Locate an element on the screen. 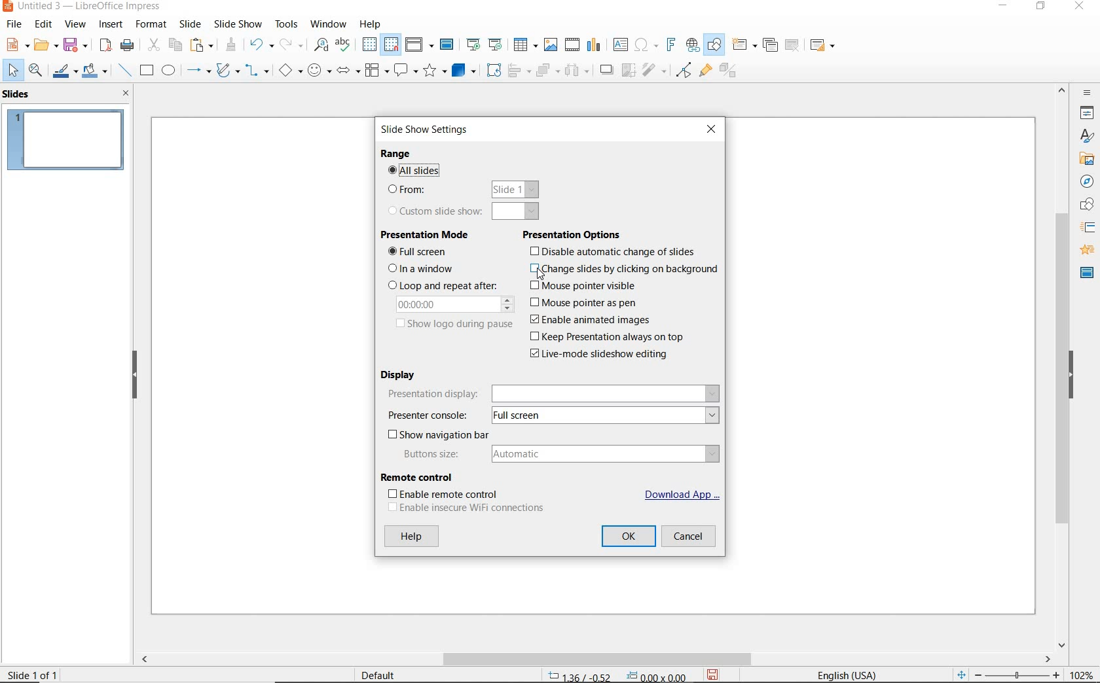  RANGE is located at coordinates (400, 153).